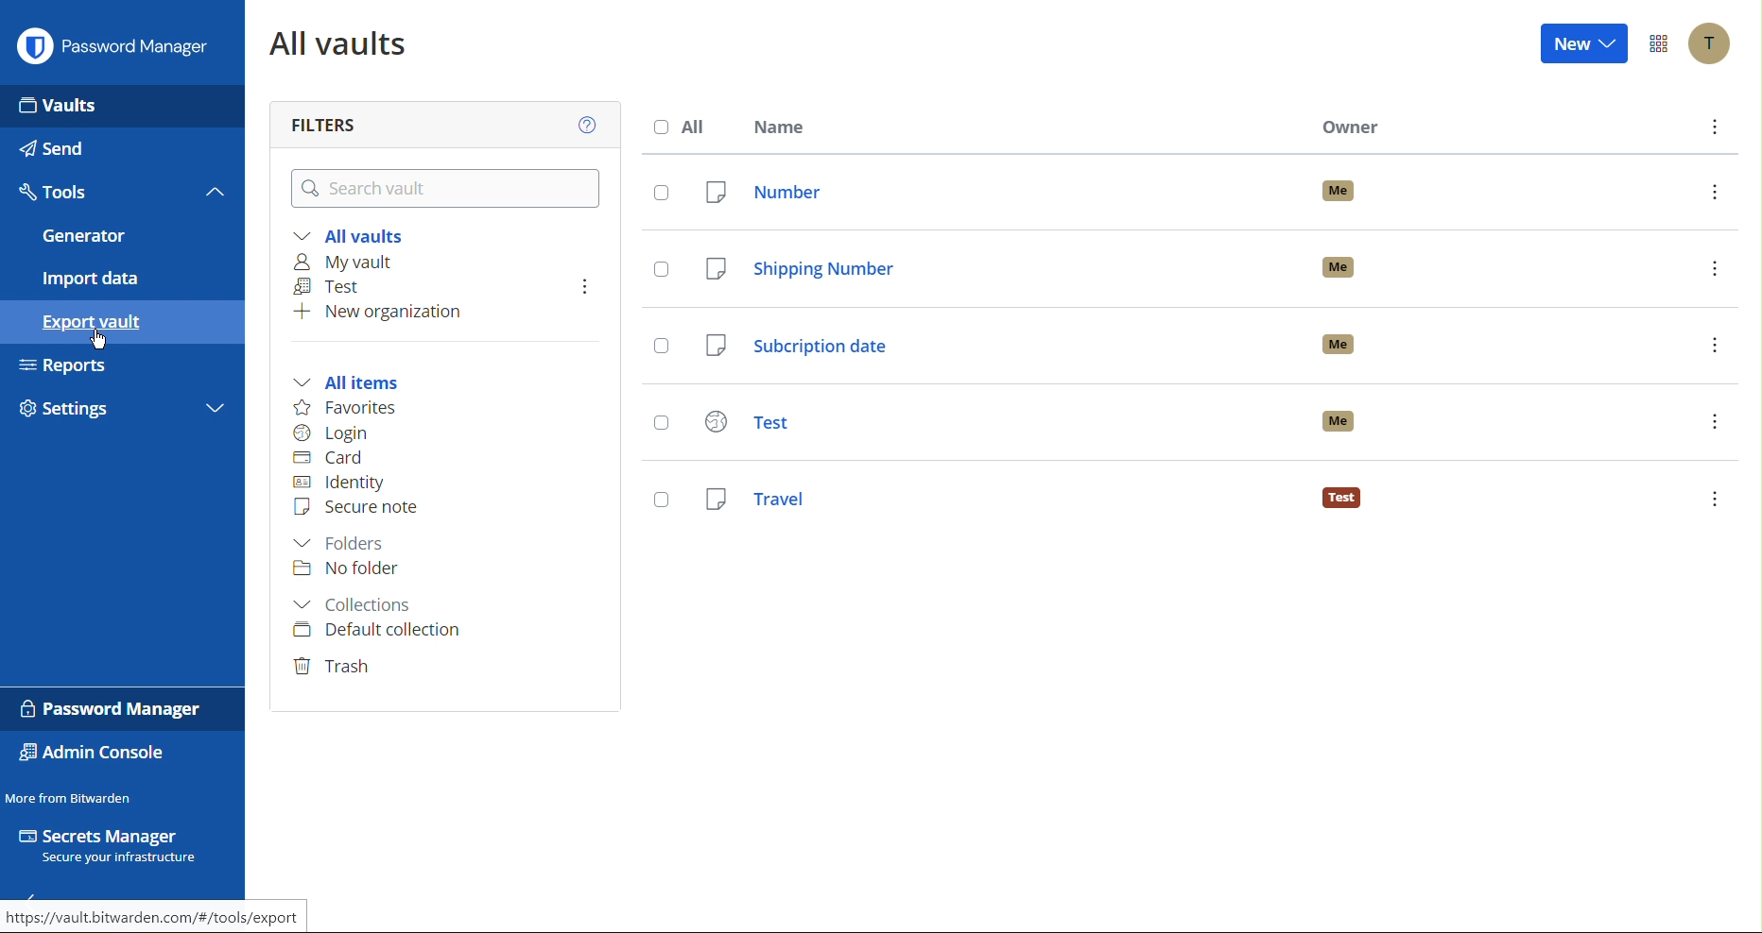  What do you see at coordinates (123, 150) in the screenshot?
I see `Send` at bounding box center [123, 150].